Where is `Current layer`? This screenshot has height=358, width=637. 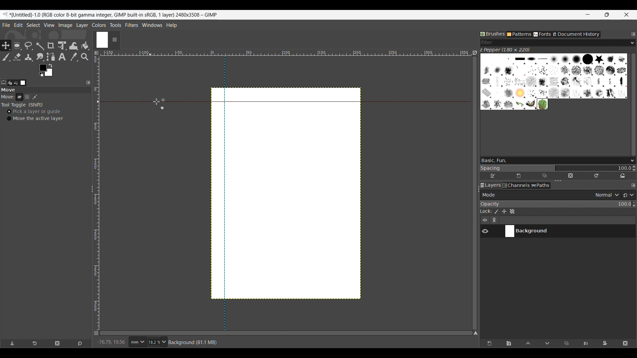
Current layer is located at coordinates (563, 231).